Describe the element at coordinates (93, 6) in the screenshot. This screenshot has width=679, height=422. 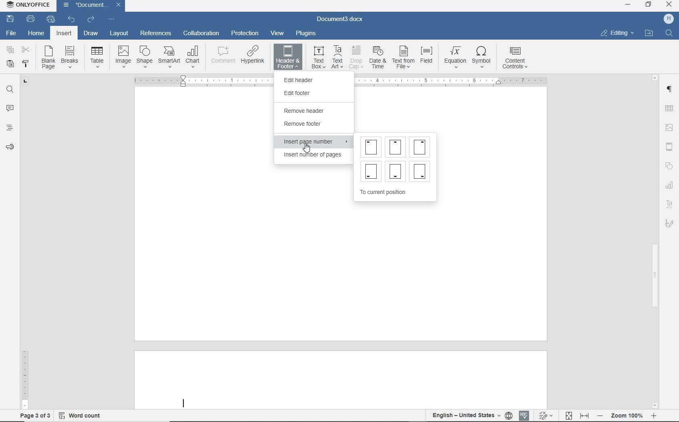
I see `DOCUMENT` at that location.